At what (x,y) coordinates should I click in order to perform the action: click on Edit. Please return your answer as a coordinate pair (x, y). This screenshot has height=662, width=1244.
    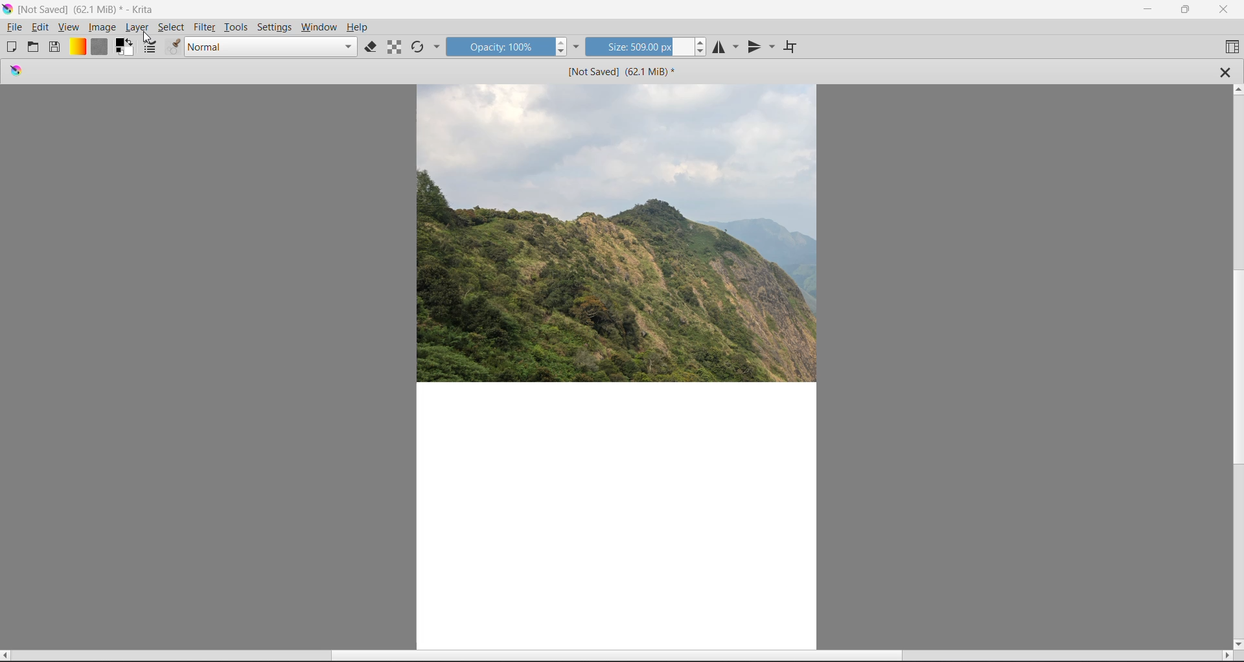
    Looking at the image, I should click on (41, 27).